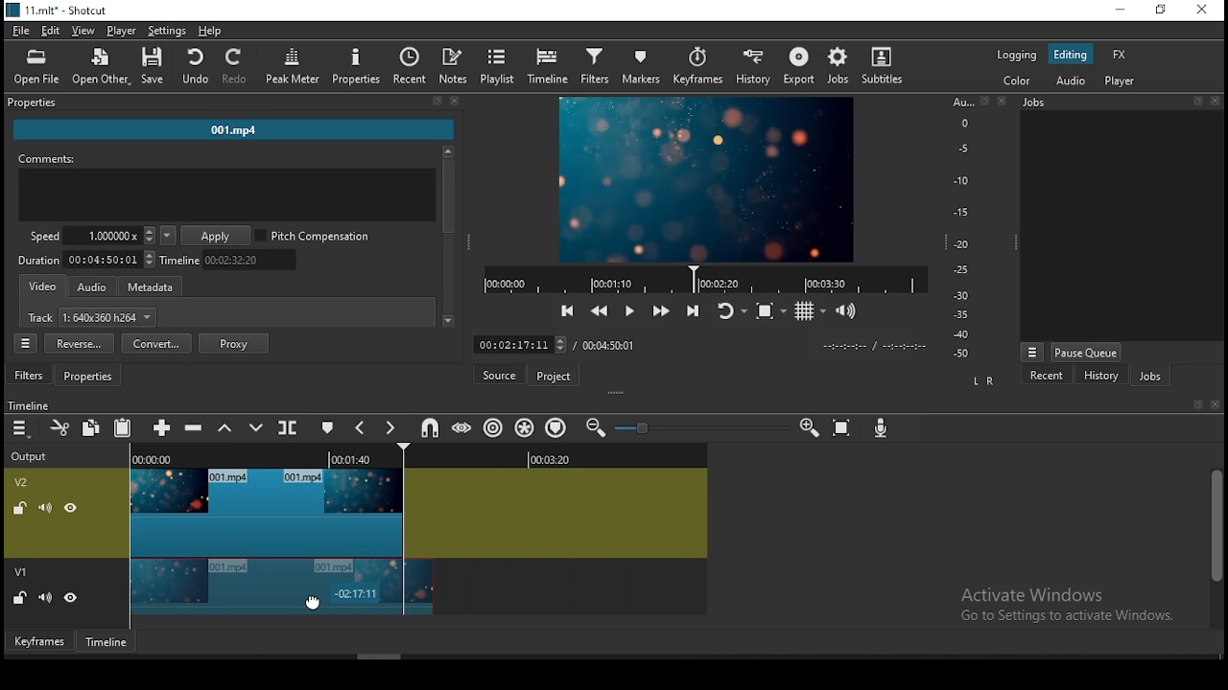 This screenshot has height=690, width=1228. I want to click on TIMELINE, so click(420, 455).